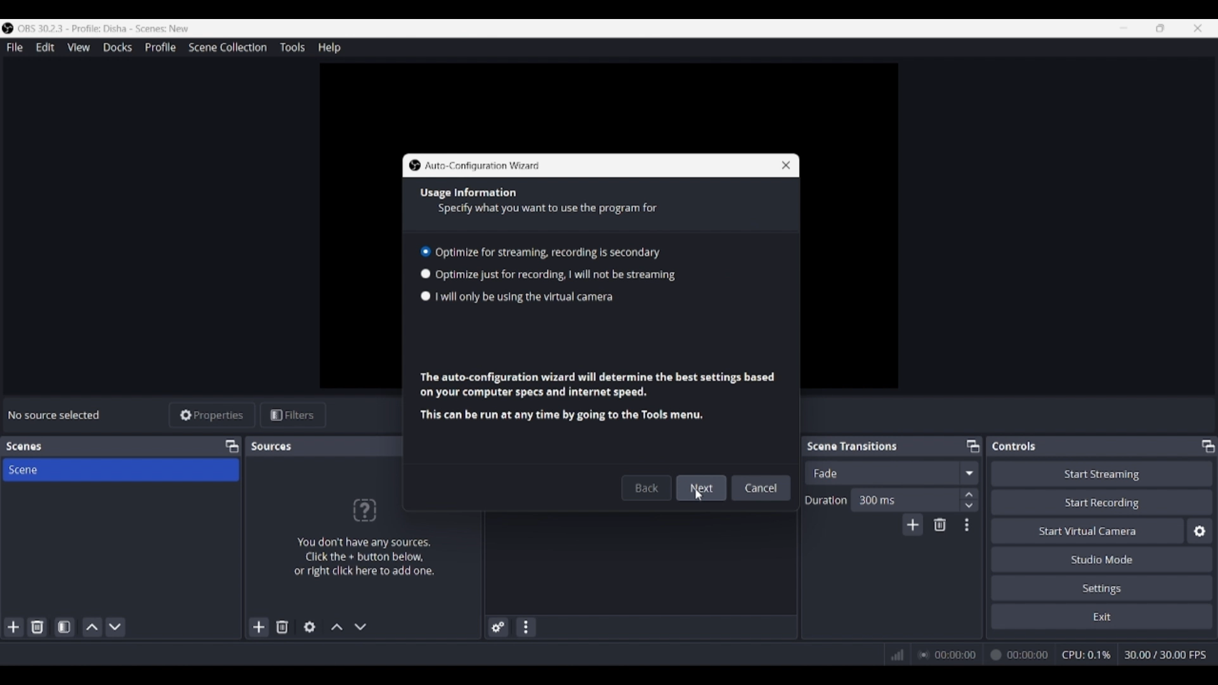  I want to click on Remove configurble transition, so click(940, 525).